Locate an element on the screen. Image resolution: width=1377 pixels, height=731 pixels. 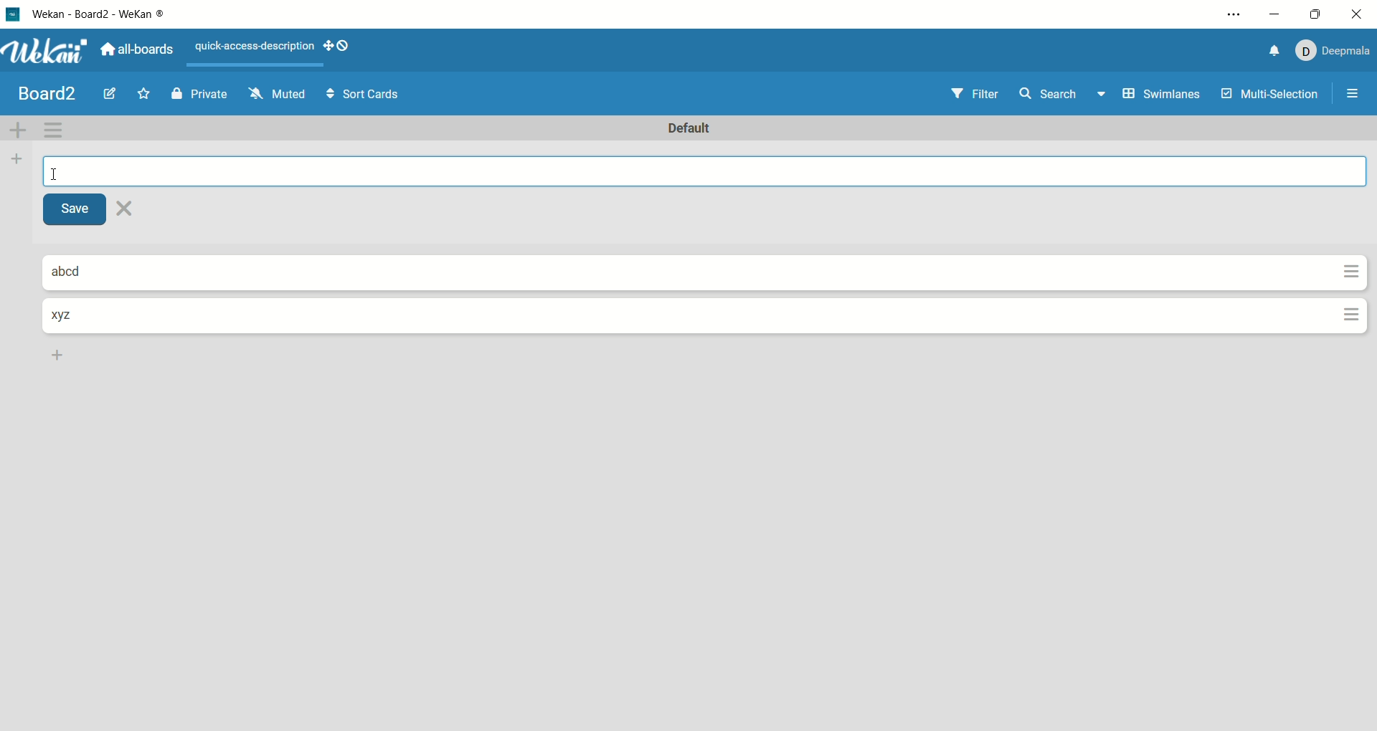
multi-selection is located at coordinates (1270, 95).